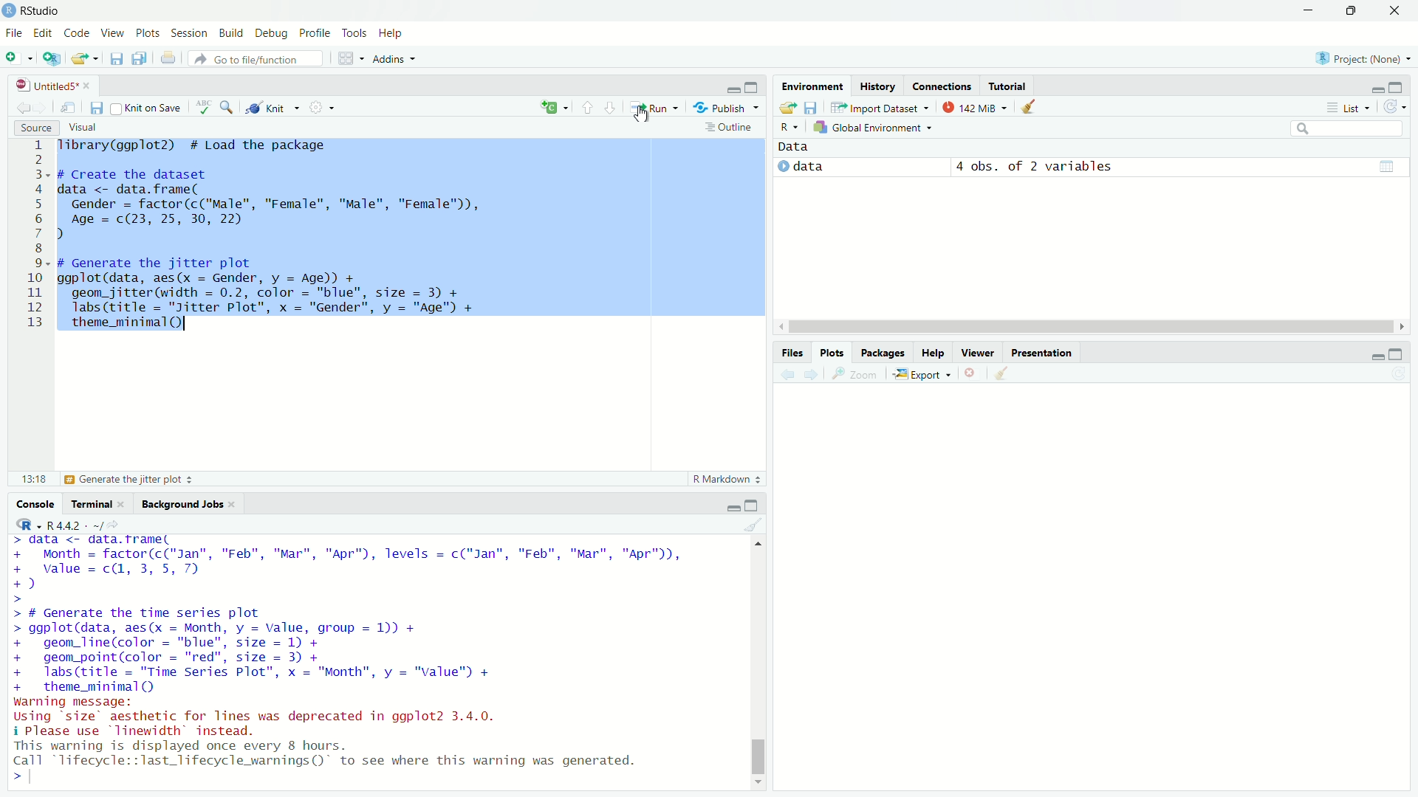 Image resolution: width=1418 pixels, height=797 pixels. Describe the element at coordinates (1351, 10) in the screenshot. I see `maximize` at that location.